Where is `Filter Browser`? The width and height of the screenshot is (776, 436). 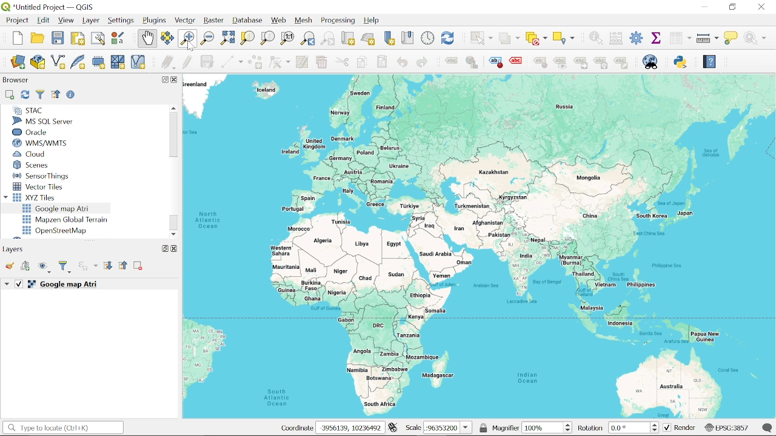 Filter Browser is located at coordinates (40, 94).